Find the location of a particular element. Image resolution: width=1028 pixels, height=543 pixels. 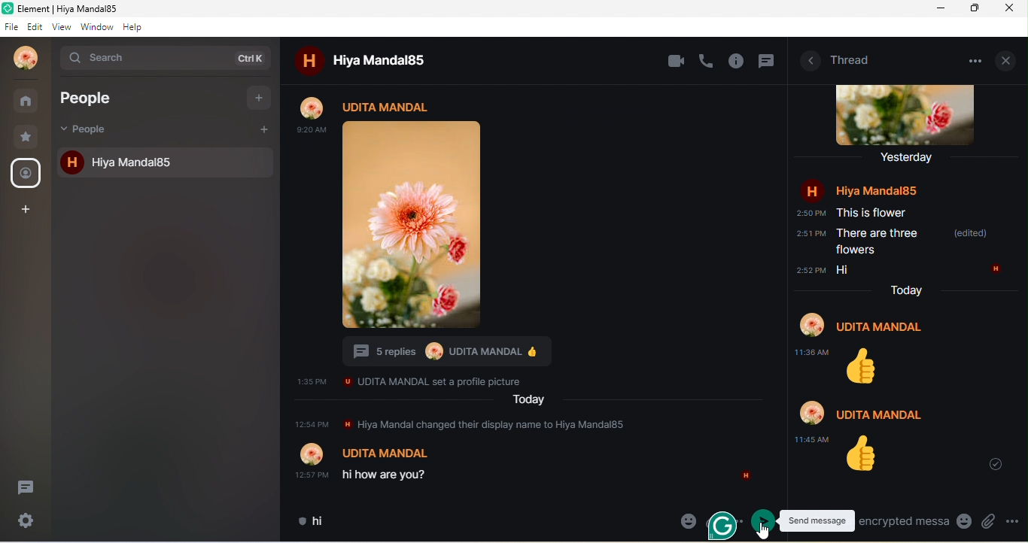

Profile picture is located at coordinates (811, 411).